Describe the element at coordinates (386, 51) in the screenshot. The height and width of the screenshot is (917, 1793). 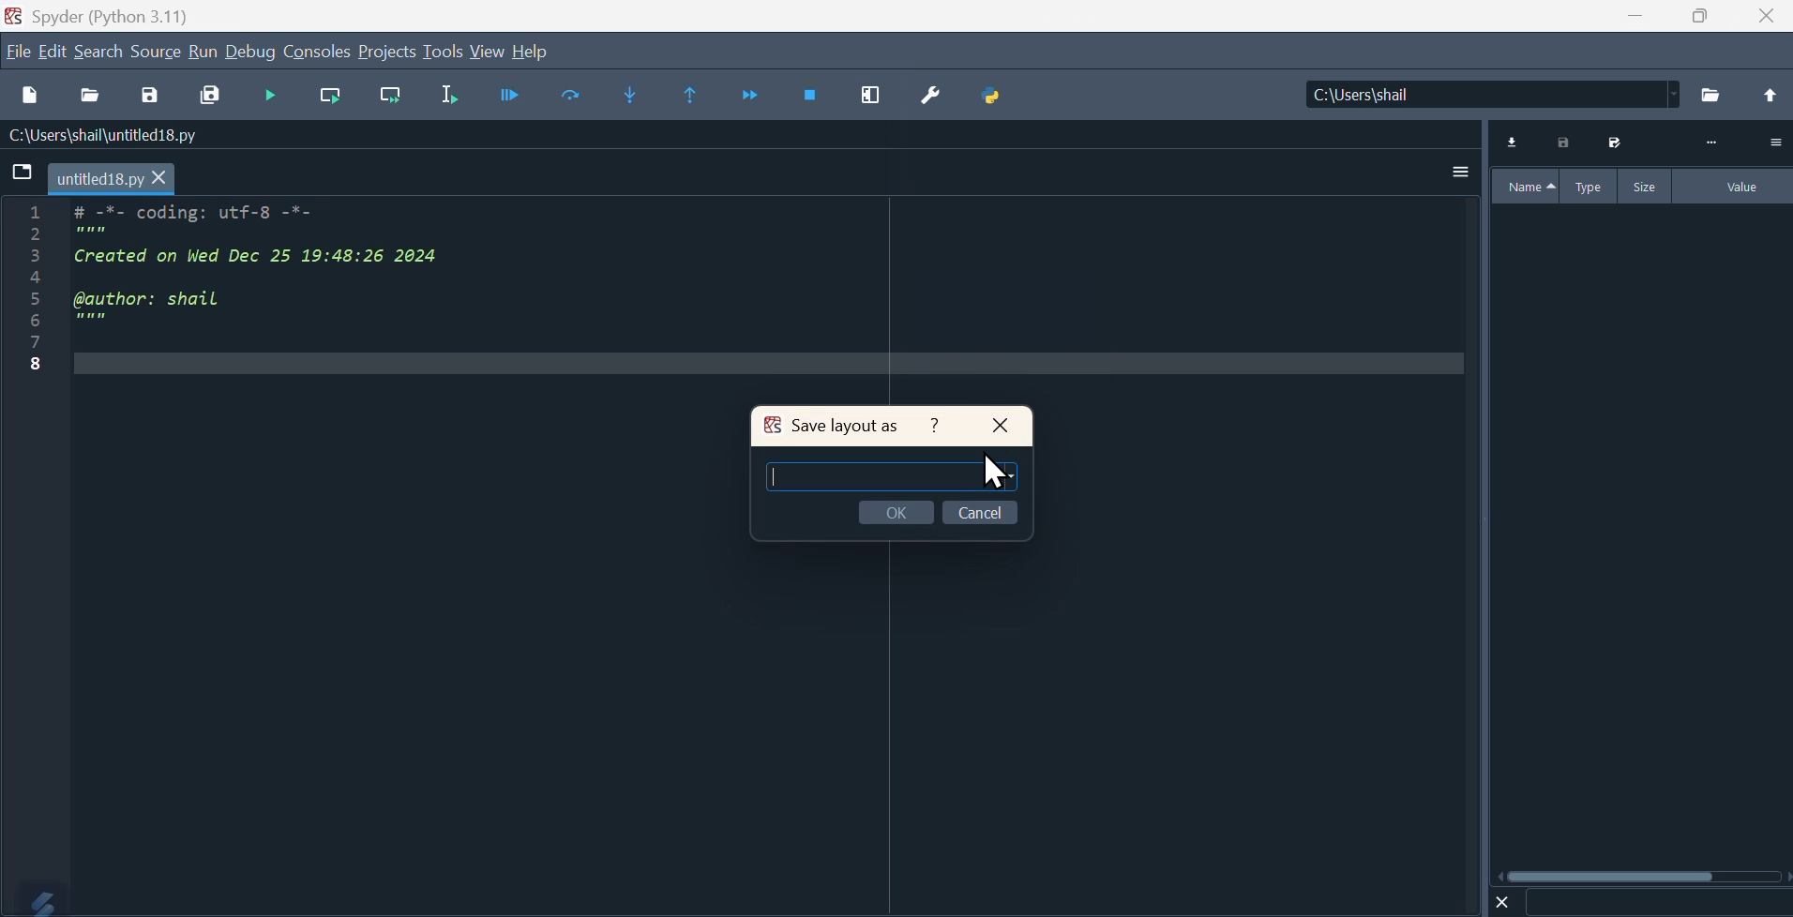
I see `Project` at that location.